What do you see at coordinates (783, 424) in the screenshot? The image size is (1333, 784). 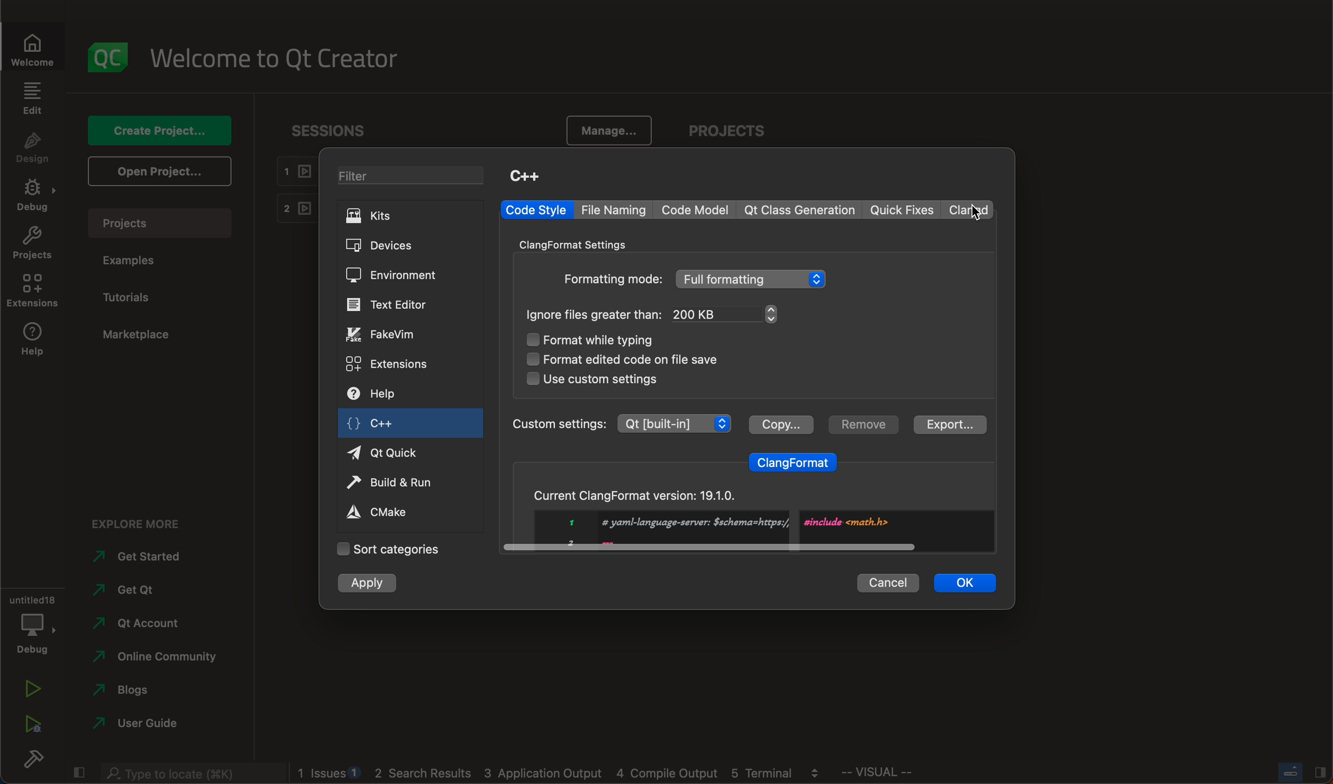 I see `copy` at bounding box center [783, 424].